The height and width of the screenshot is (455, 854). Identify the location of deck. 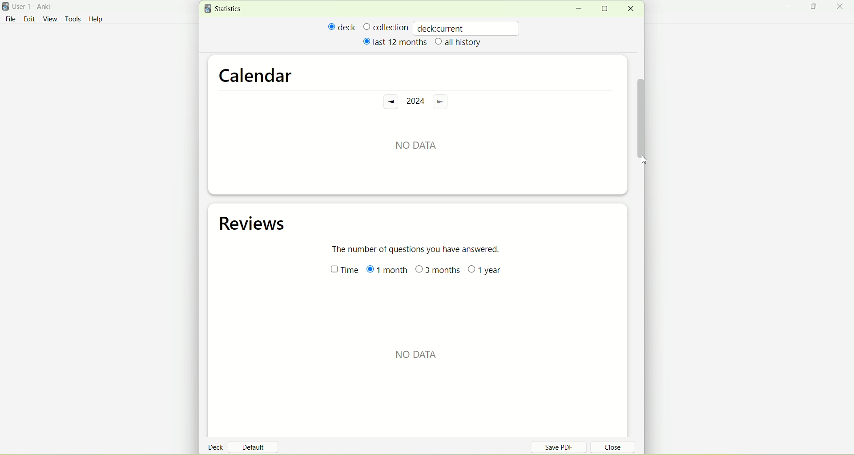
(217, 447).